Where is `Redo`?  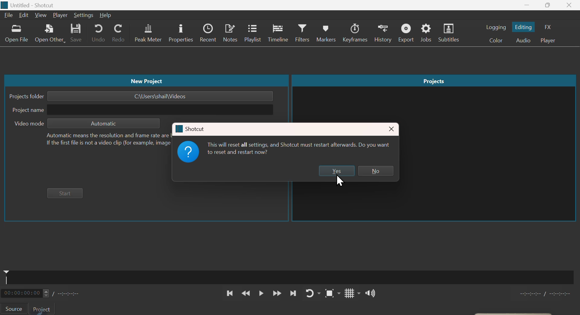
Redo is located at coordinates (120, 34).